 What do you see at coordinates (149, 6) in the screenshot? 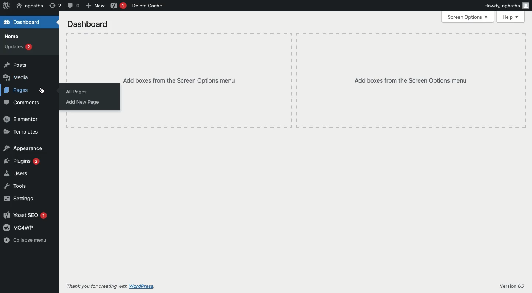
I see `Delete cache` at bounding box center [149, 6].